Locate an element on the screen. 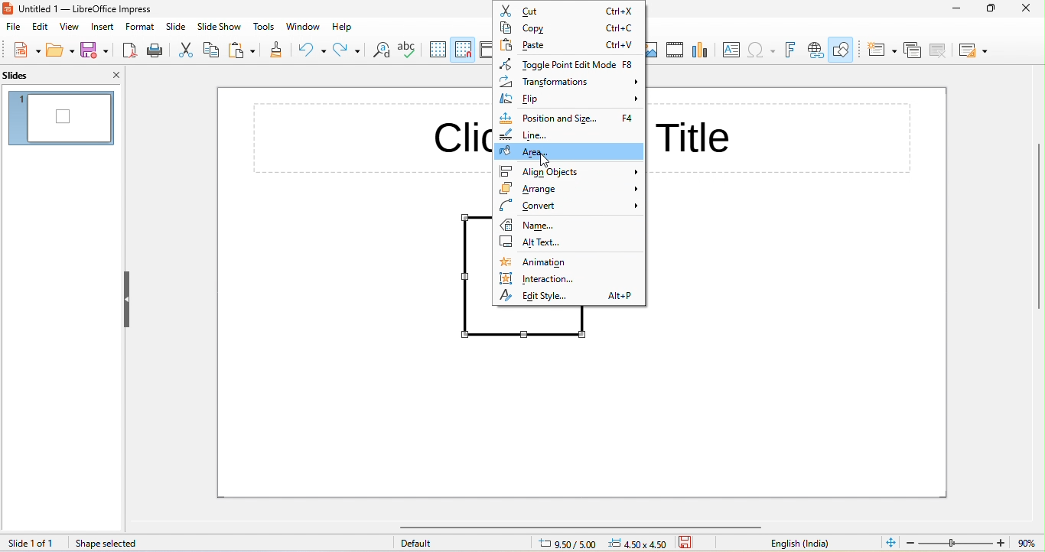  hide is located at coordinates (127, 300).